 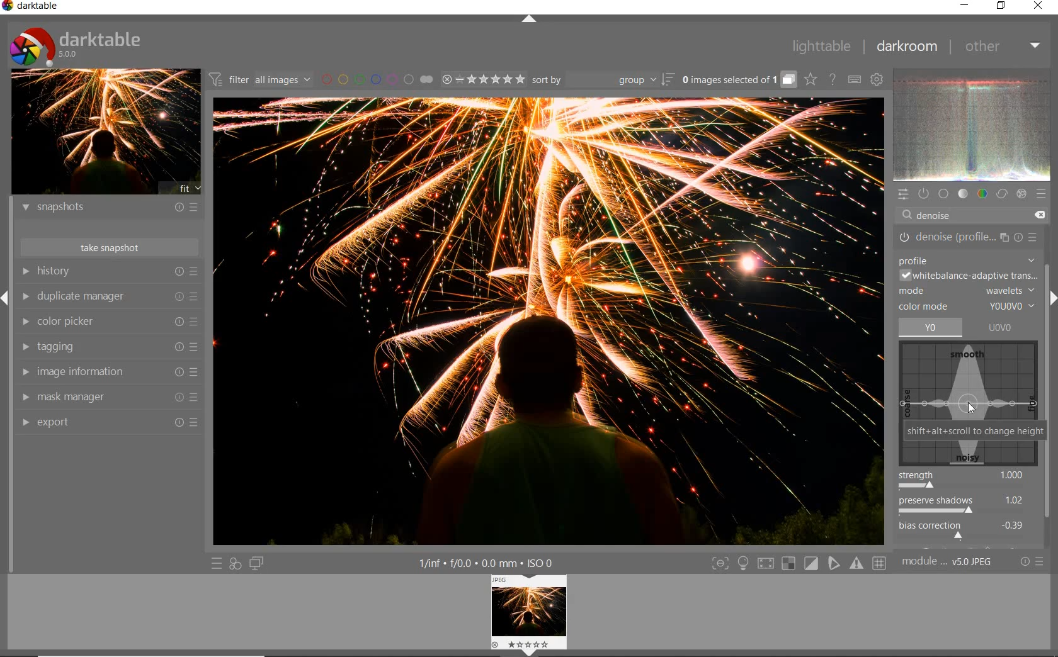 I want to click on take snapshots, so click(x=109, y=248).